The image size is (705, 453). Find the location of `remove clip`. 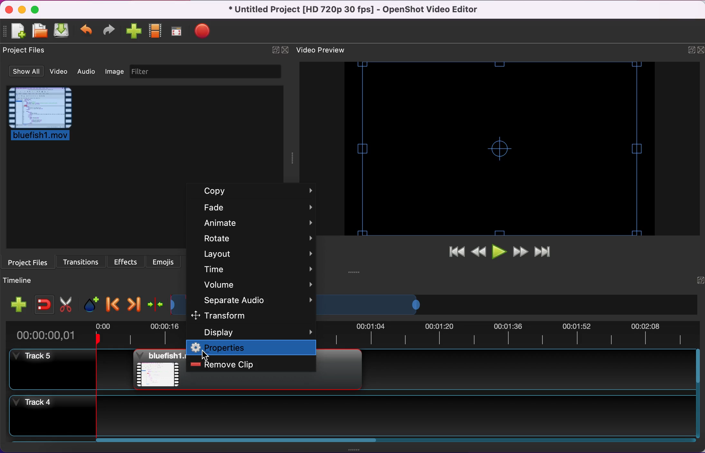

remove clip is located at coordinates (235, 364).